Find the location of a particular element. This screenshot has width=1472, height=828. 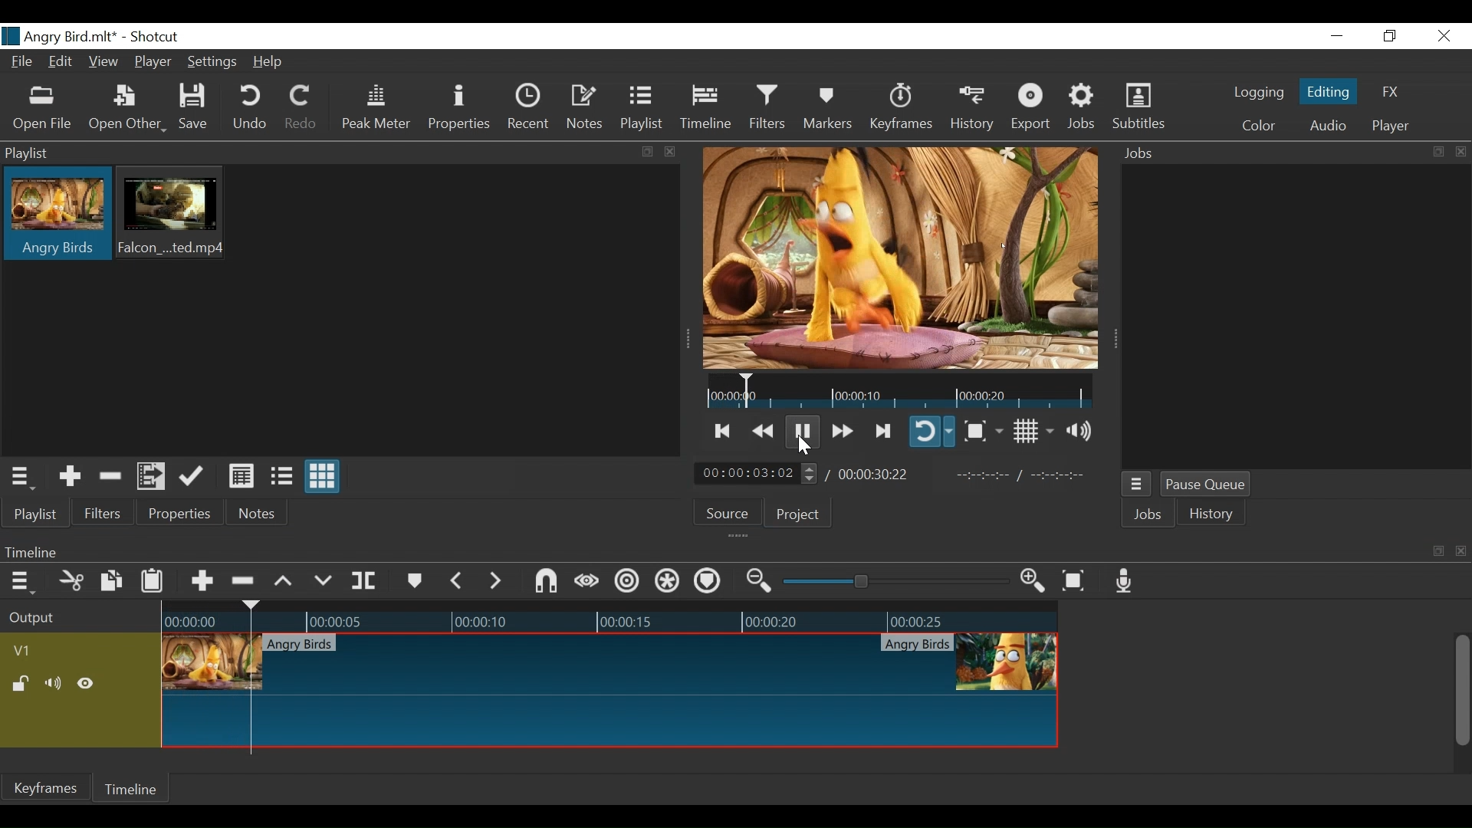

timeline is located at coordinates (896, 393).